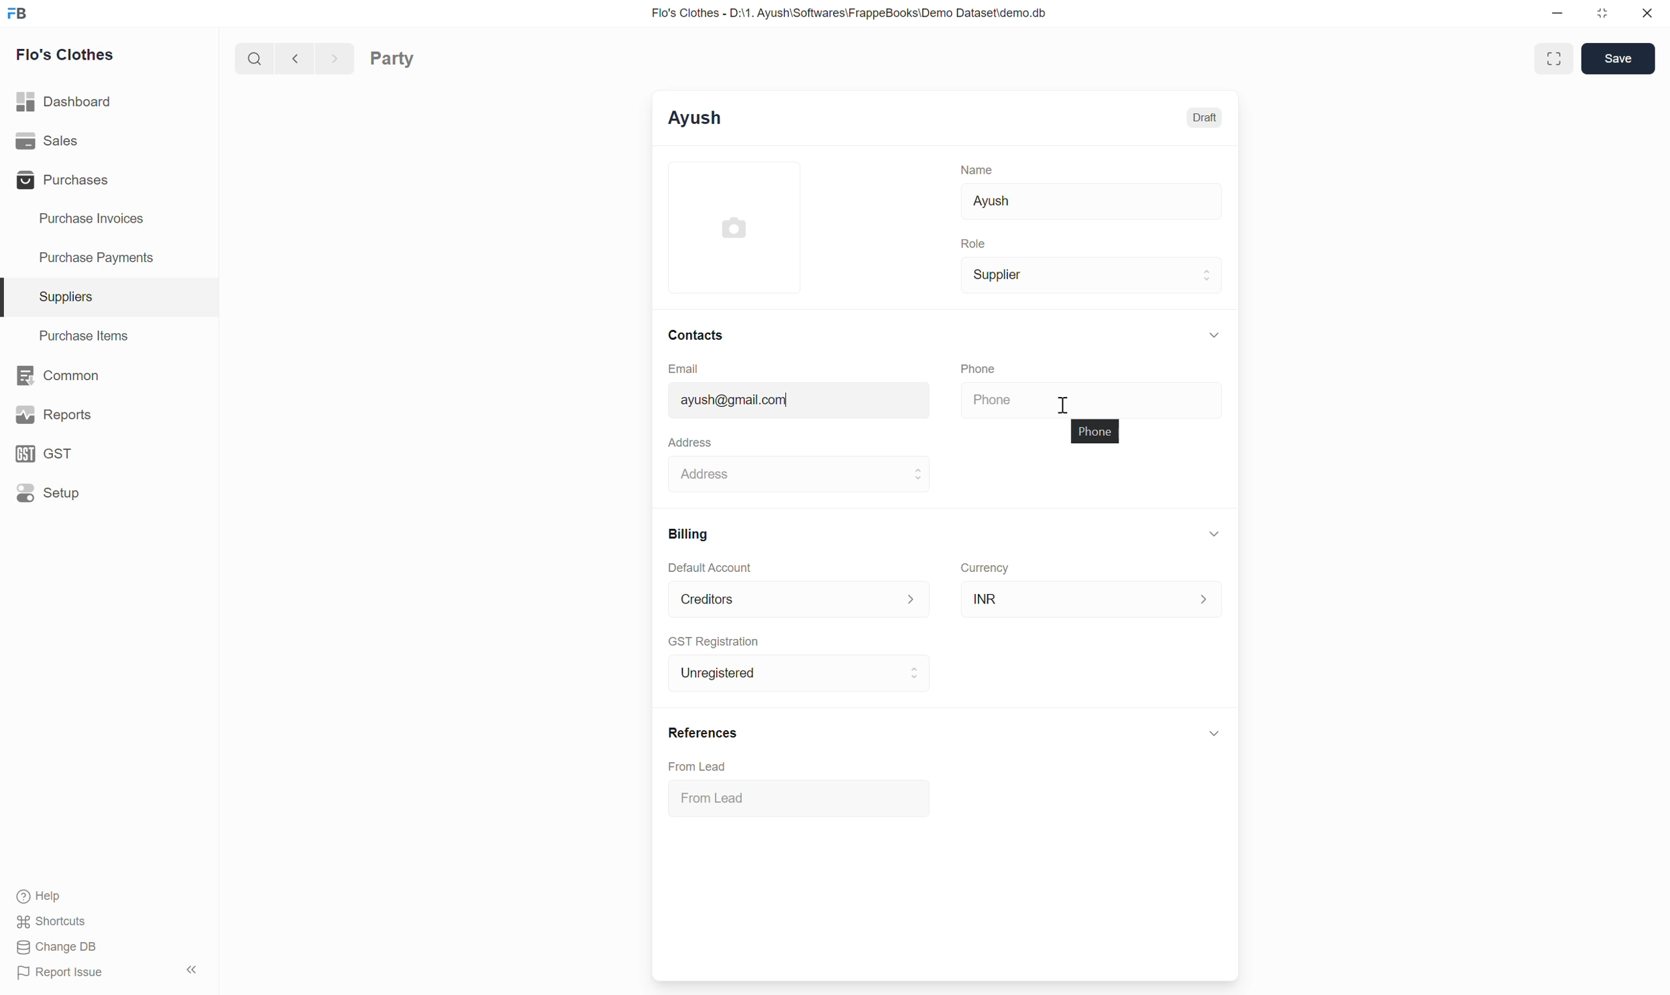 The image size is (1670, 995). I want to click on Frappe Books logo, so click(17, 13).